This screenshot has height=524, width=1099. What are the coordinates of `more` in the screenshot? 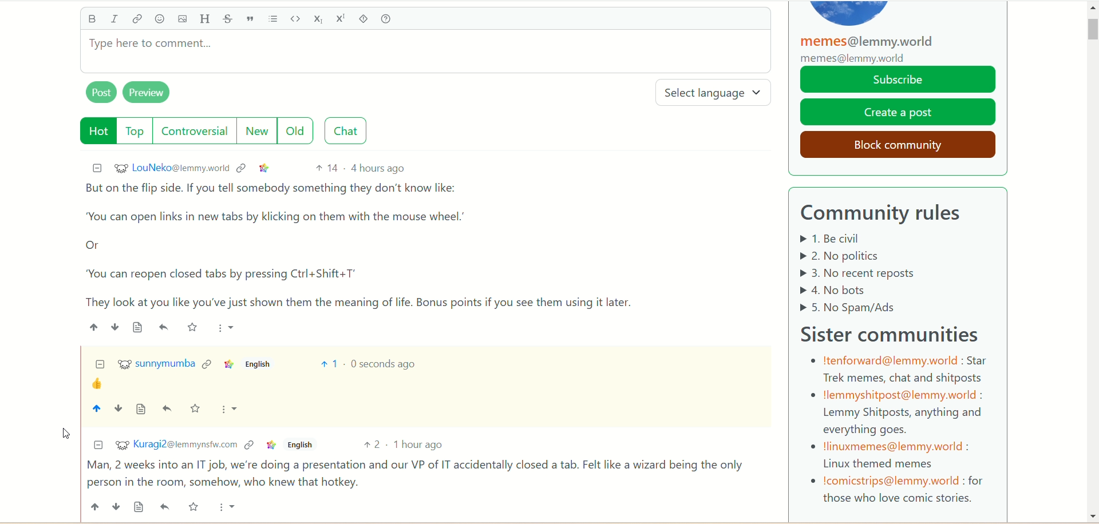 It's located at (229, 410).